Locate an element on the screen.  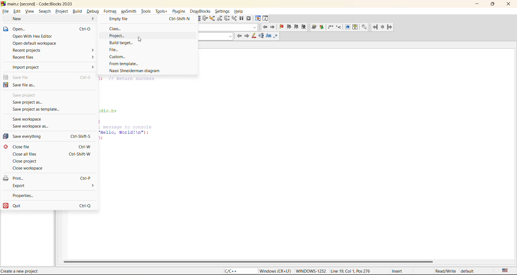
Ctrl-S is located at coordinates (84, 77).